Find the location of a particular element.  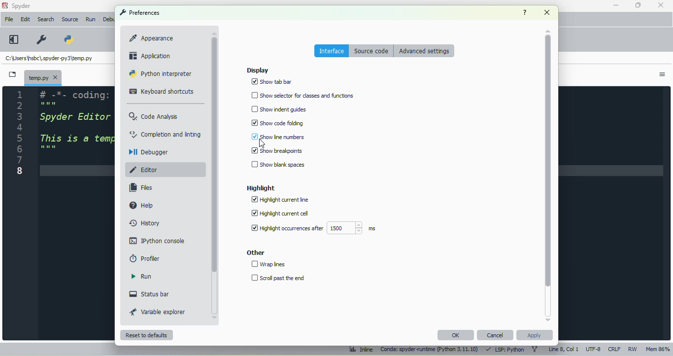

show blank spaces is located at coordinates (278, 165).